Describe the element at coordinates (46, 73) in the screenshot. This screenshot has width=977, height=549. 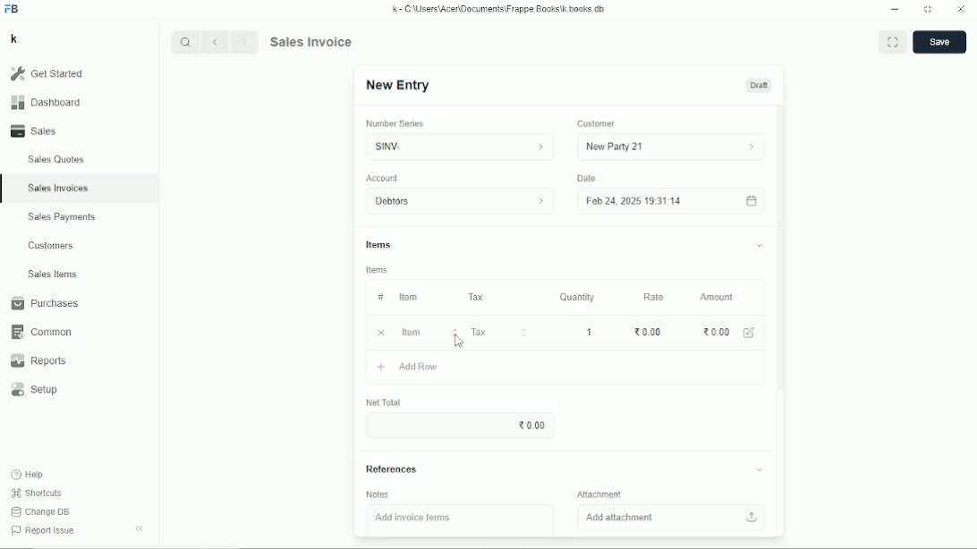
I see `Get started` at that location.